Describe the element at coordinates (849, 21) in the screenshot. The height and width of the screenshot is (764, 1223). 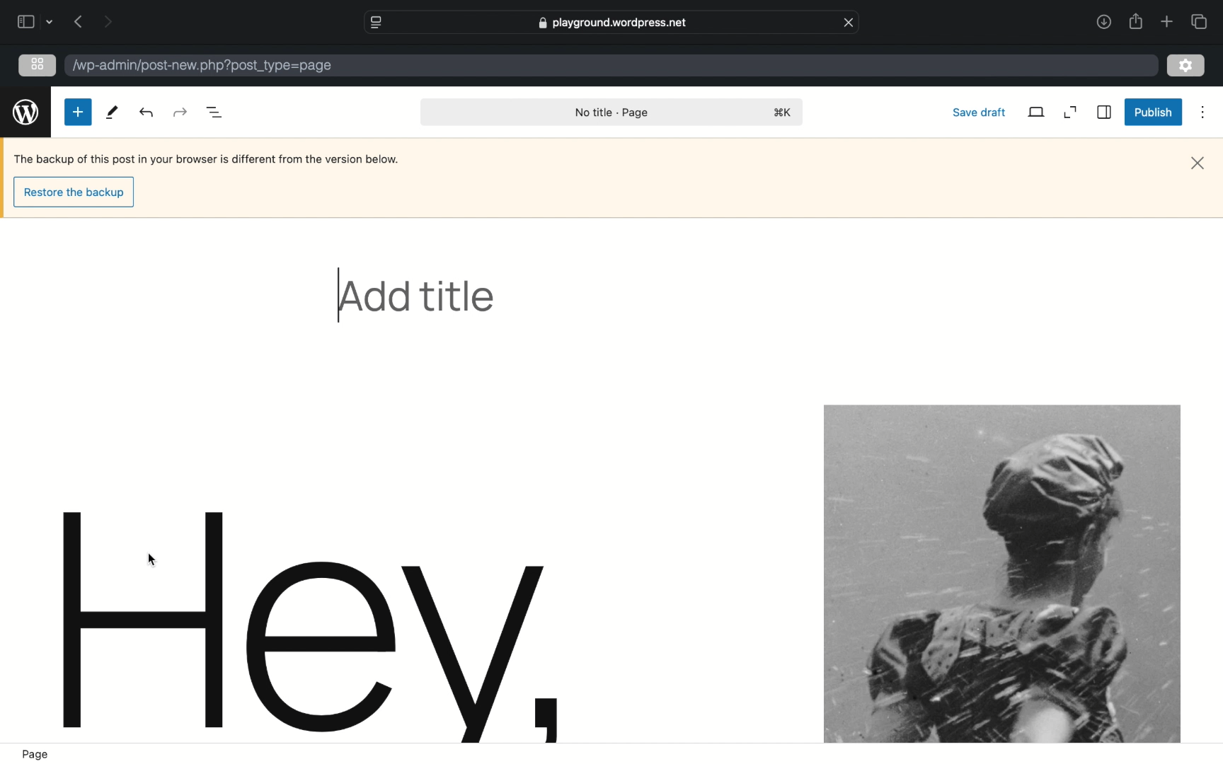
I see `close` at that location.